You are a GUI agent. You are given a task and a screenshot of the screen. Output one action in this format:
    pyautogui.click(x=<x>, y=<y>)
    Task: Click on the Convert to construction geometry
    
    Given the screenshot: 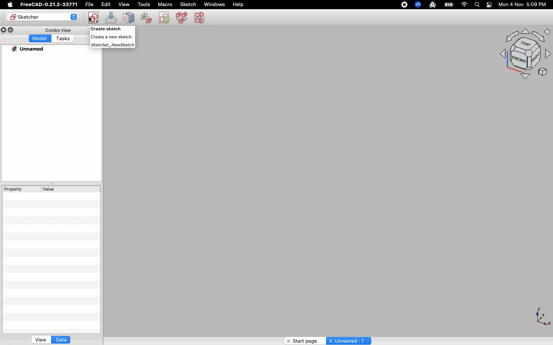 What is the action you would take?
    pyautogui.click(x=202, y=18)
    